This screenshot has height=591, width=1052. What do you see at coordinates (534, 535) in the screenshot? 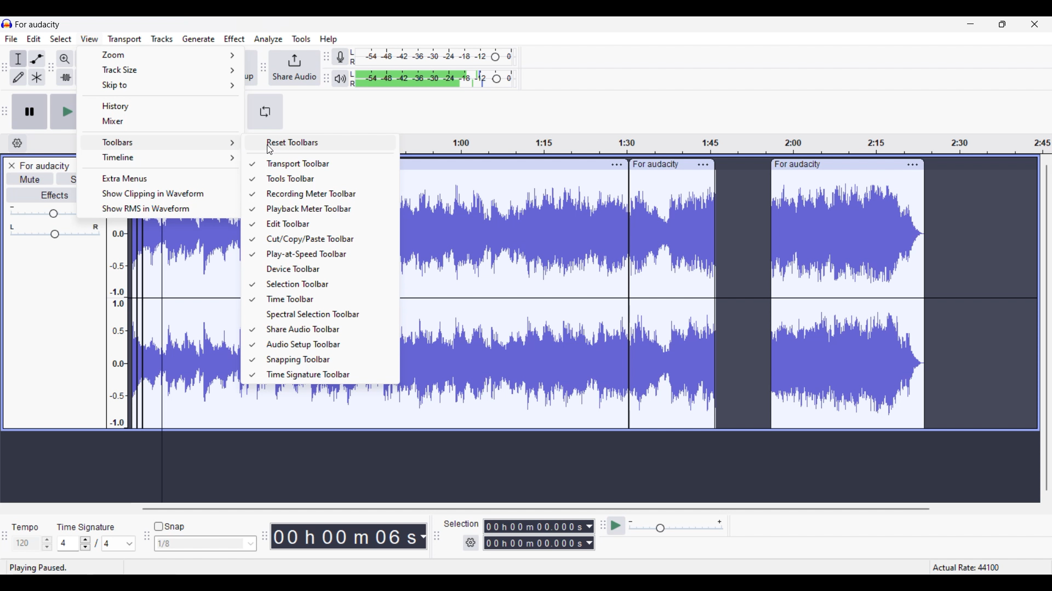
I see `Selection duration` at bounding box center [534, 535].